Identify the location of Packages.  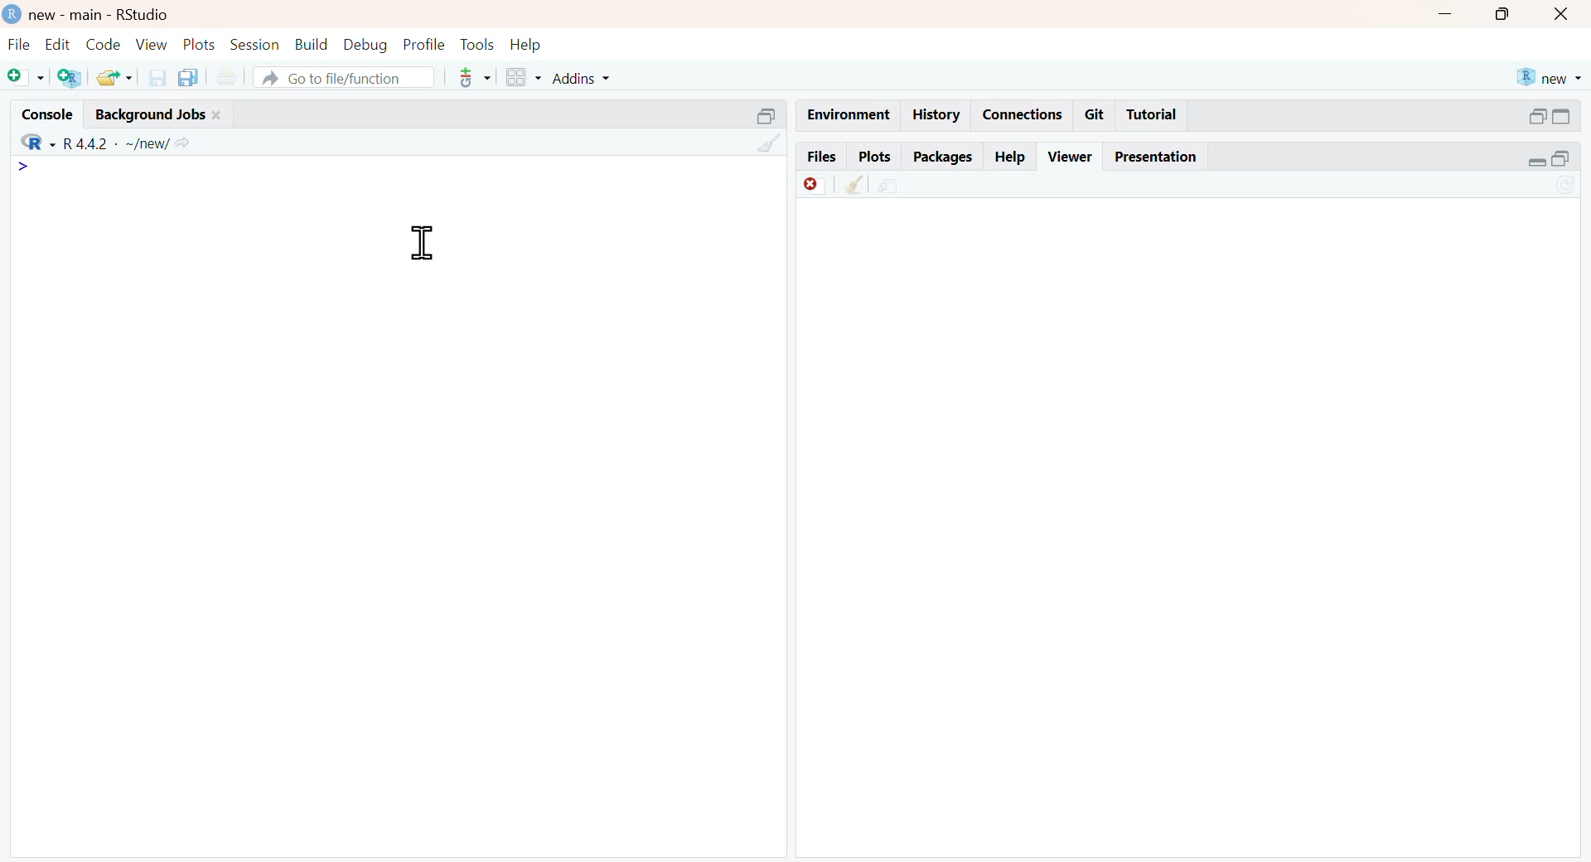
(943, 155).